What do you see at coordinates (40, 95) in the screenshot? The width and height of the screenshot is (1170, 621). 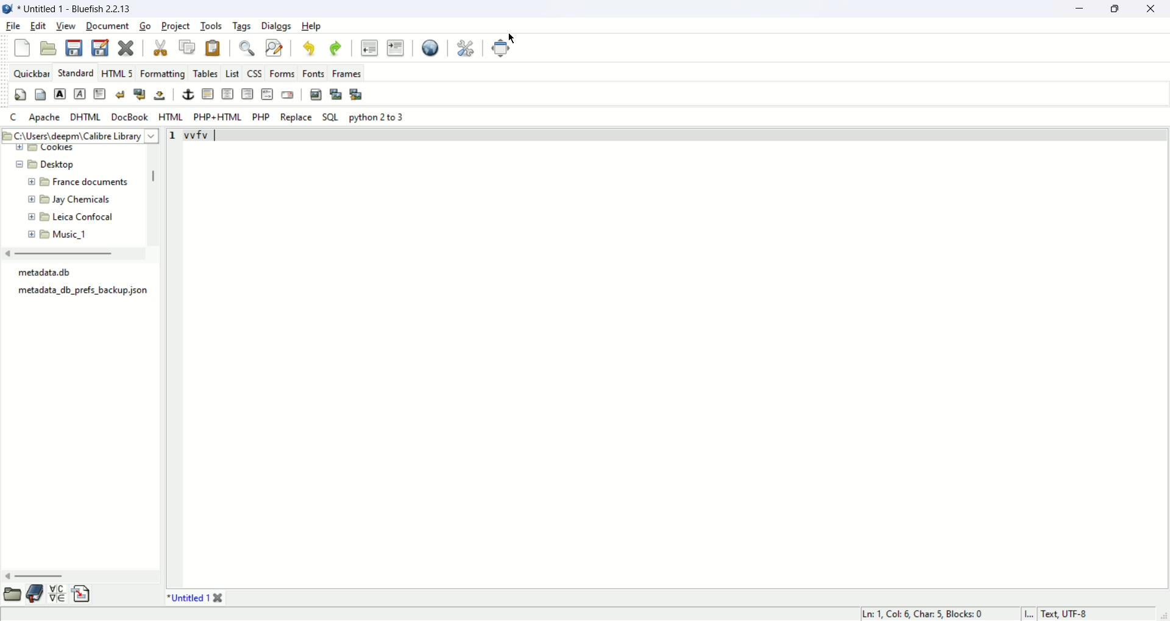 I see `body` at bounding box center [40, 95].